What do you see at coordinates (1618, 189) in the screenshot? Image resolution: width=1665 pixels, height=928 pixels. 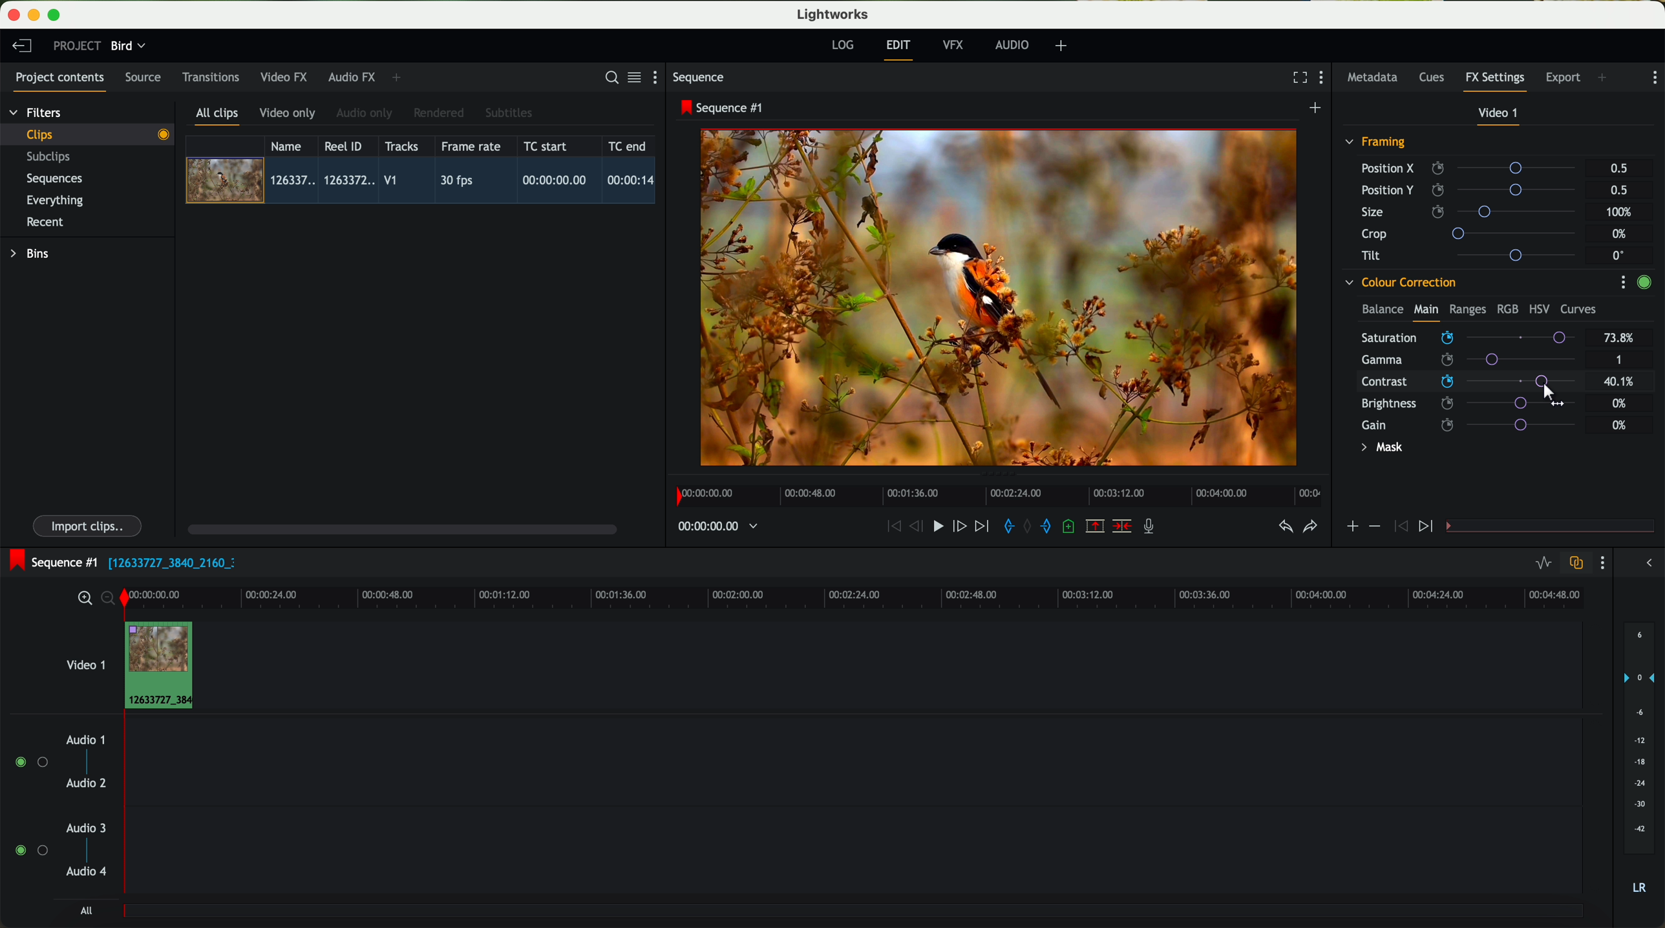 I see `0.5` at bounding box center [1618, 189].